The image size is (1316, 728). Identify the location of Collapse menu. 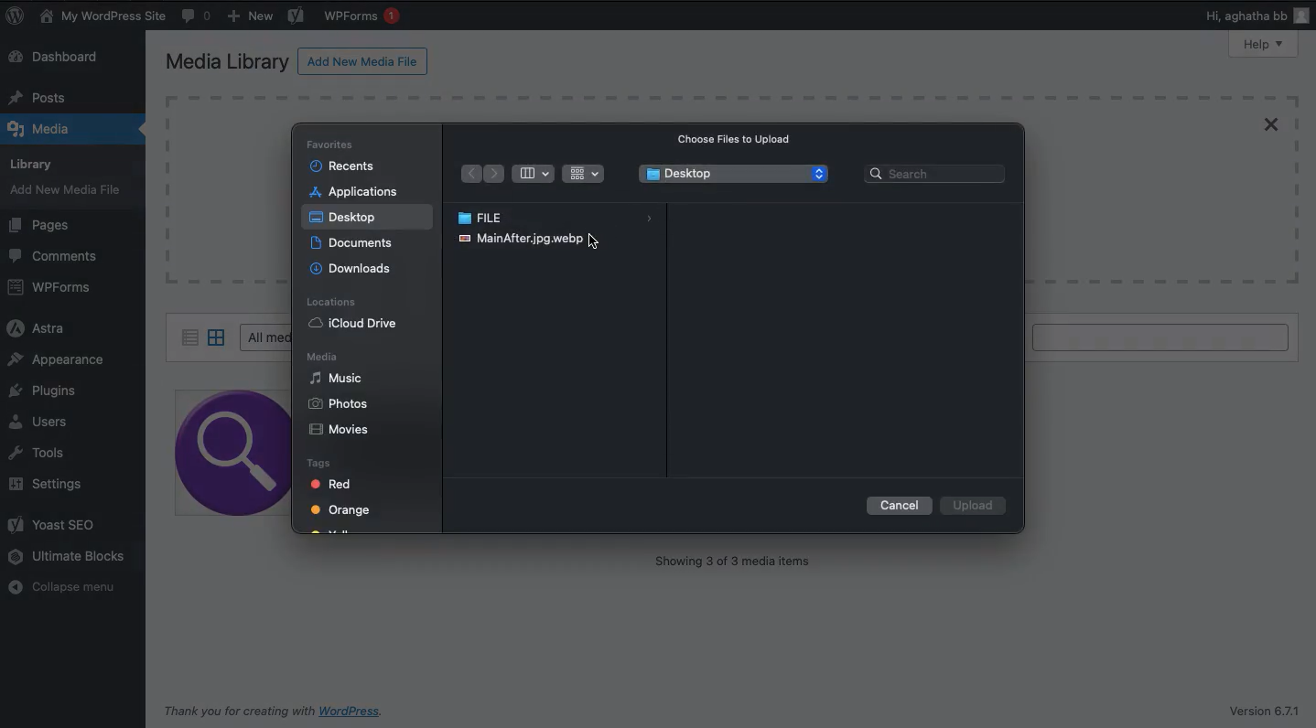
(65, 586).